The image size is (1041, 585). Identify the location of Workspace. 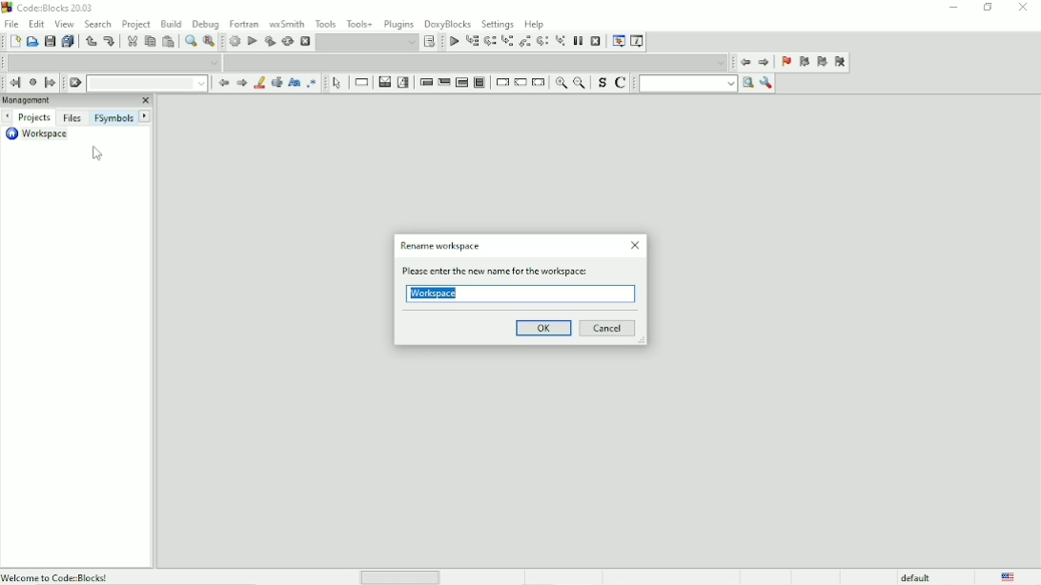
(43, 136).